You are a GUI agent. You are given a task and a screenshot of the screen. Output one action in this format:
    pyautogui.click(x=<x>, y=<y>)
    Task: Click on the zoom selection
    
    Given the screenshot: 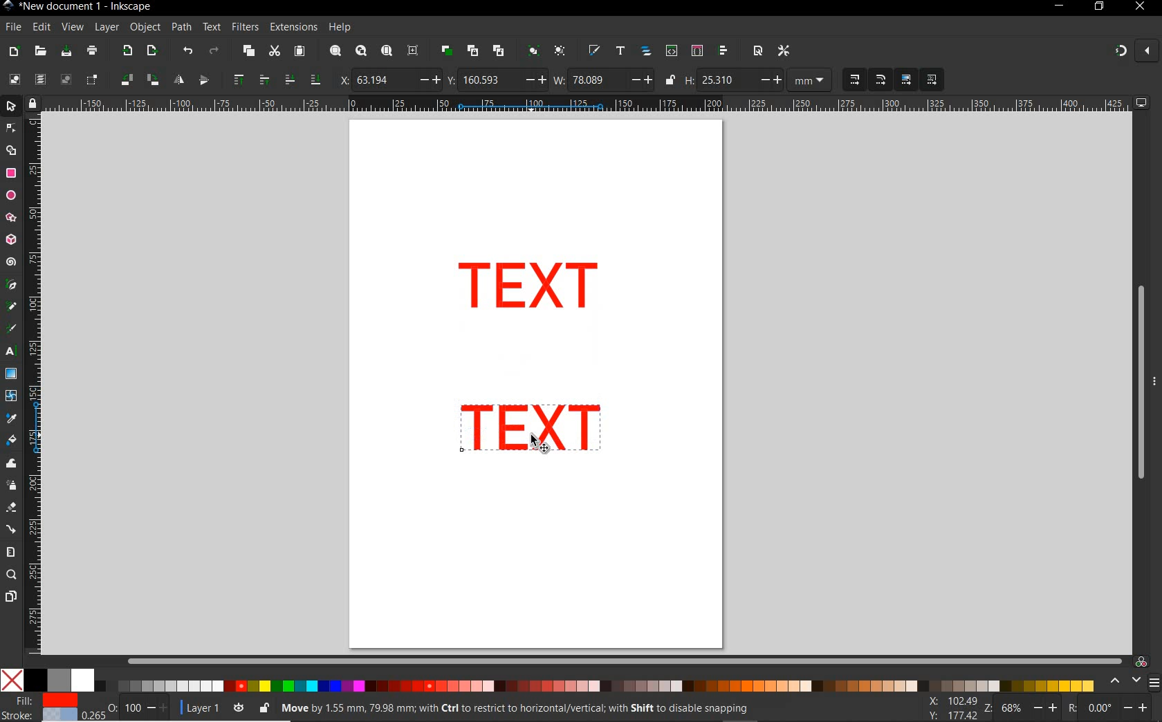 What is the action you would take?
    pyautogui.click(x=334, y=51)
    